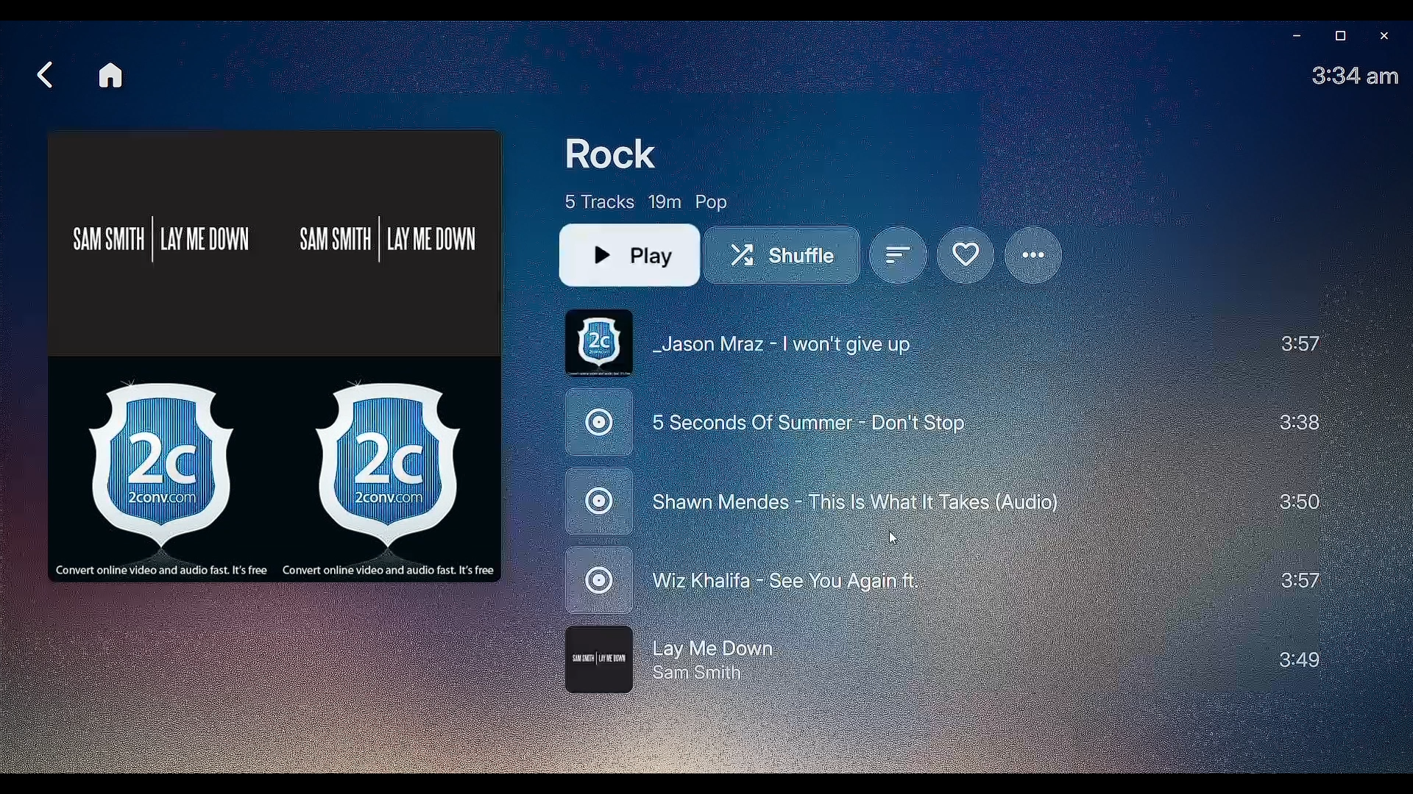 The height and width of the screenshot is (794, 1413). Describe the element at coordinates (646, 201) in the screenshot. I see `Playlist details` at that location.